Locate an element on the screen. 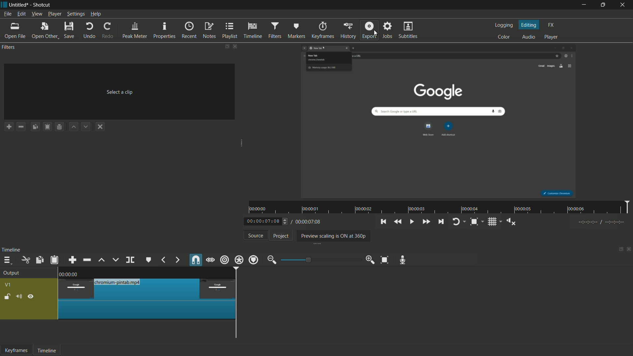  playlist is located at coordinates (230, 30).